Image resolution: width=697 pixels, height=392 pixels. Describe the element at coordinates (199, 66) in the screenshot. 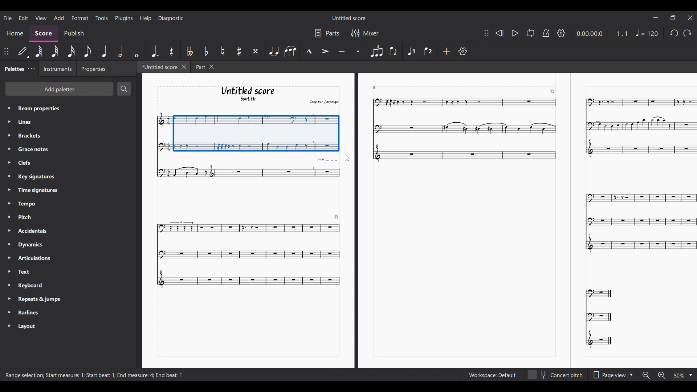

I see `Part` at that location.